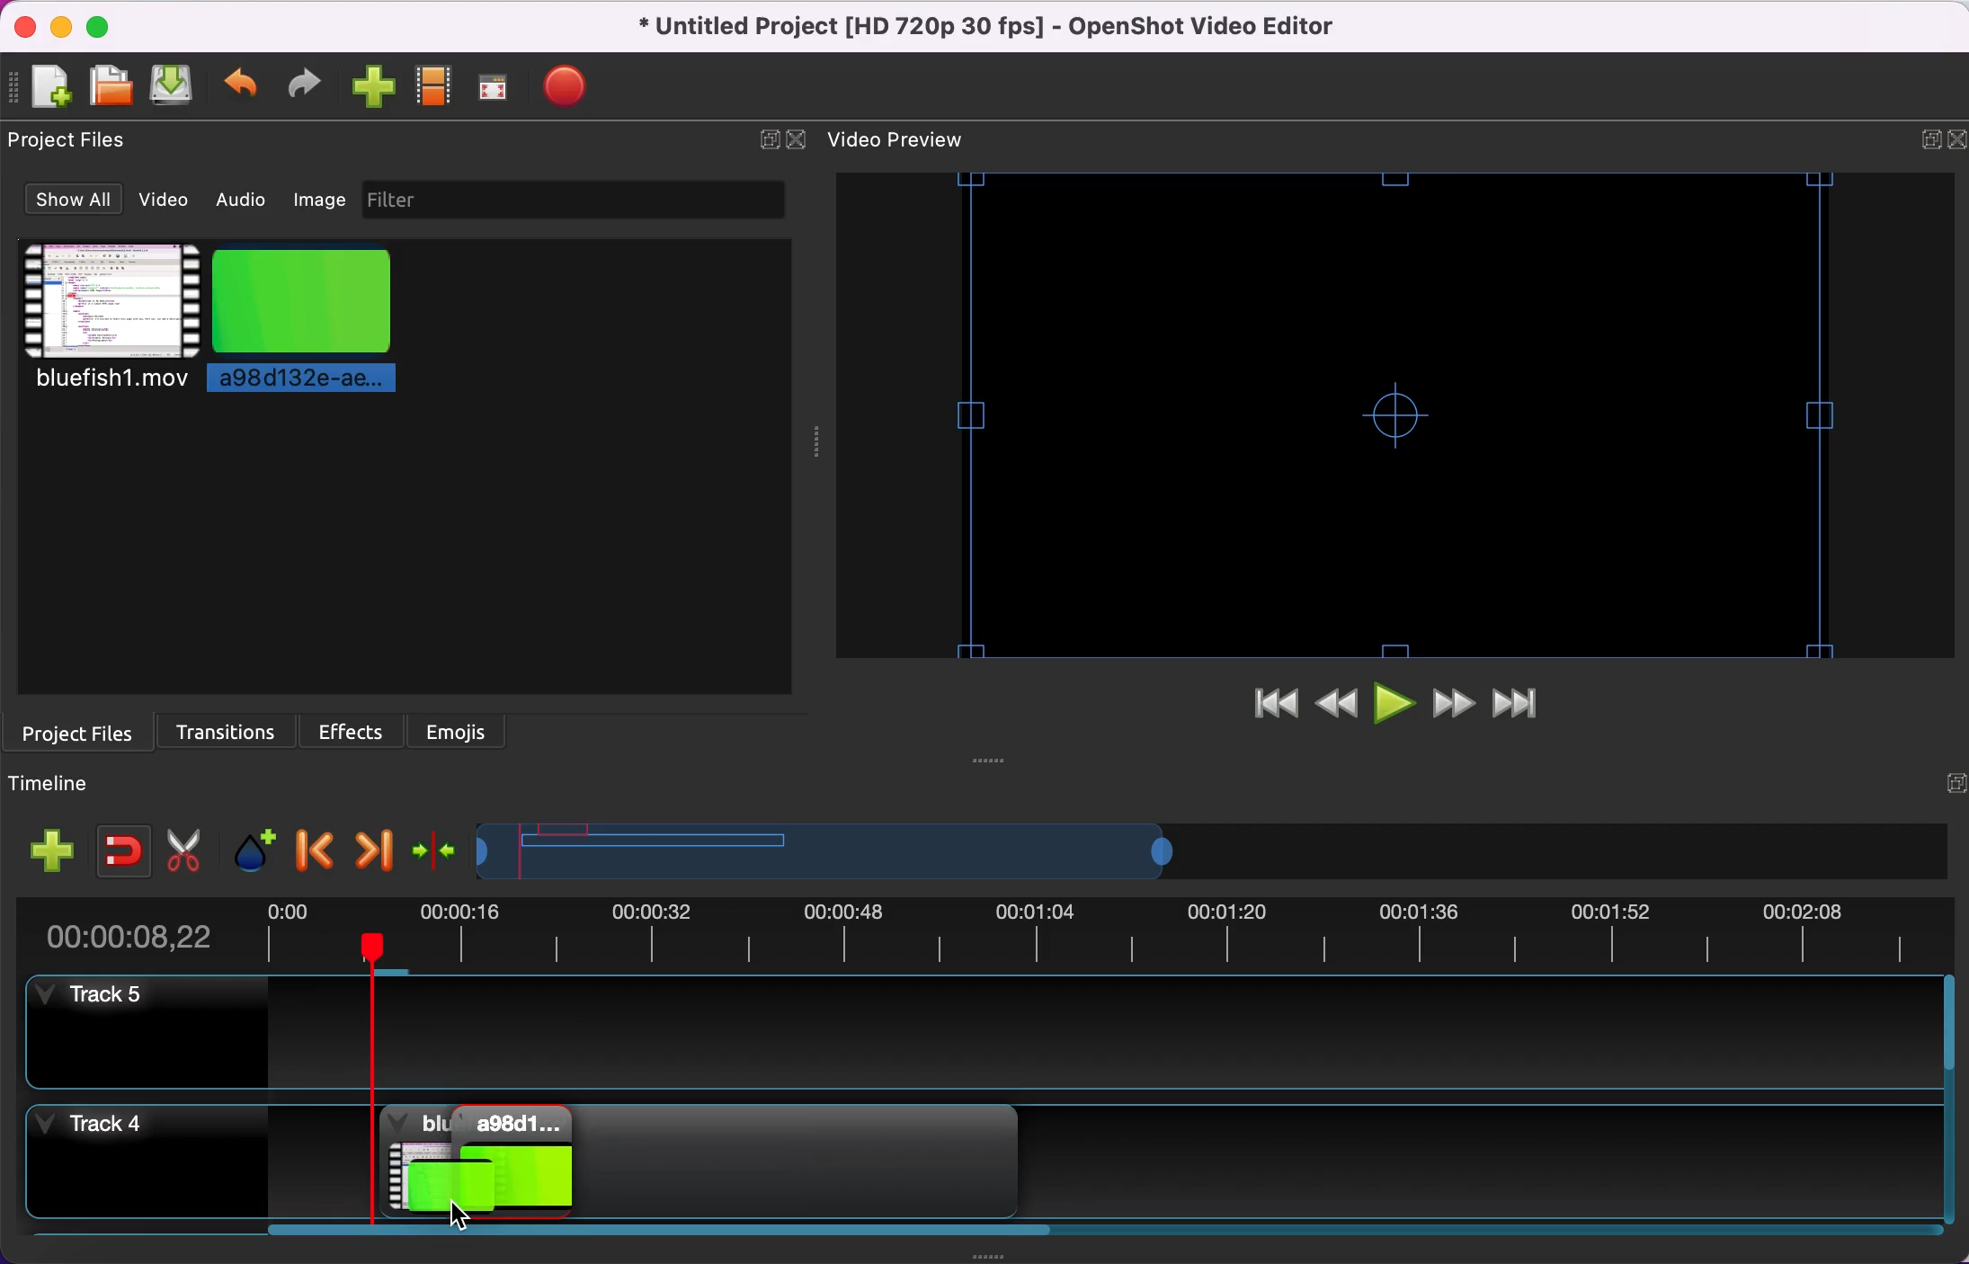 This screenshot has width=1969, height=1264. What do you see at coordinates (1947, 769) in the screenshot?
I see `expand/hide` at bounding box center [1947, 769].